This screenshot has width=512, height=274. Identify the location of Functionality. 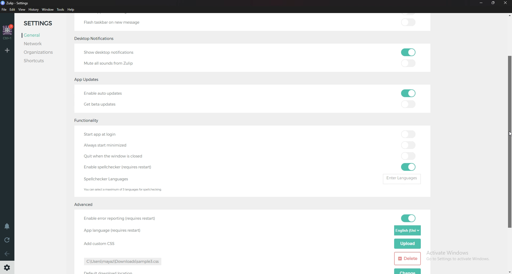
(89, 119).